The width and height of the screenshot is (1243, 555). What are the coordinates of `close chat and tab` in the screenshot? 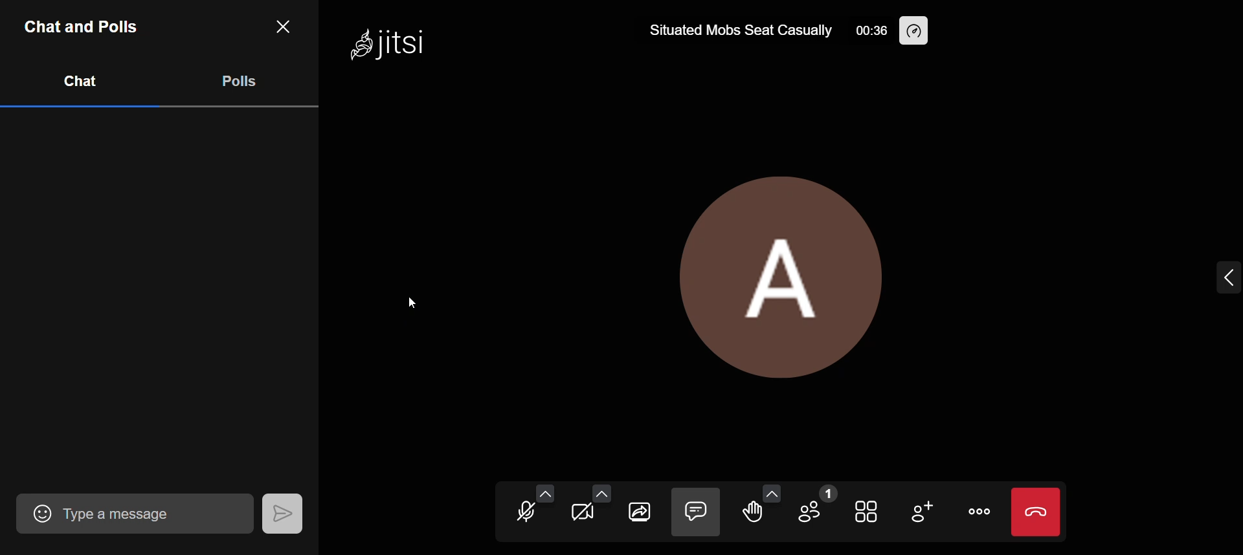 It's located at (279, 28).